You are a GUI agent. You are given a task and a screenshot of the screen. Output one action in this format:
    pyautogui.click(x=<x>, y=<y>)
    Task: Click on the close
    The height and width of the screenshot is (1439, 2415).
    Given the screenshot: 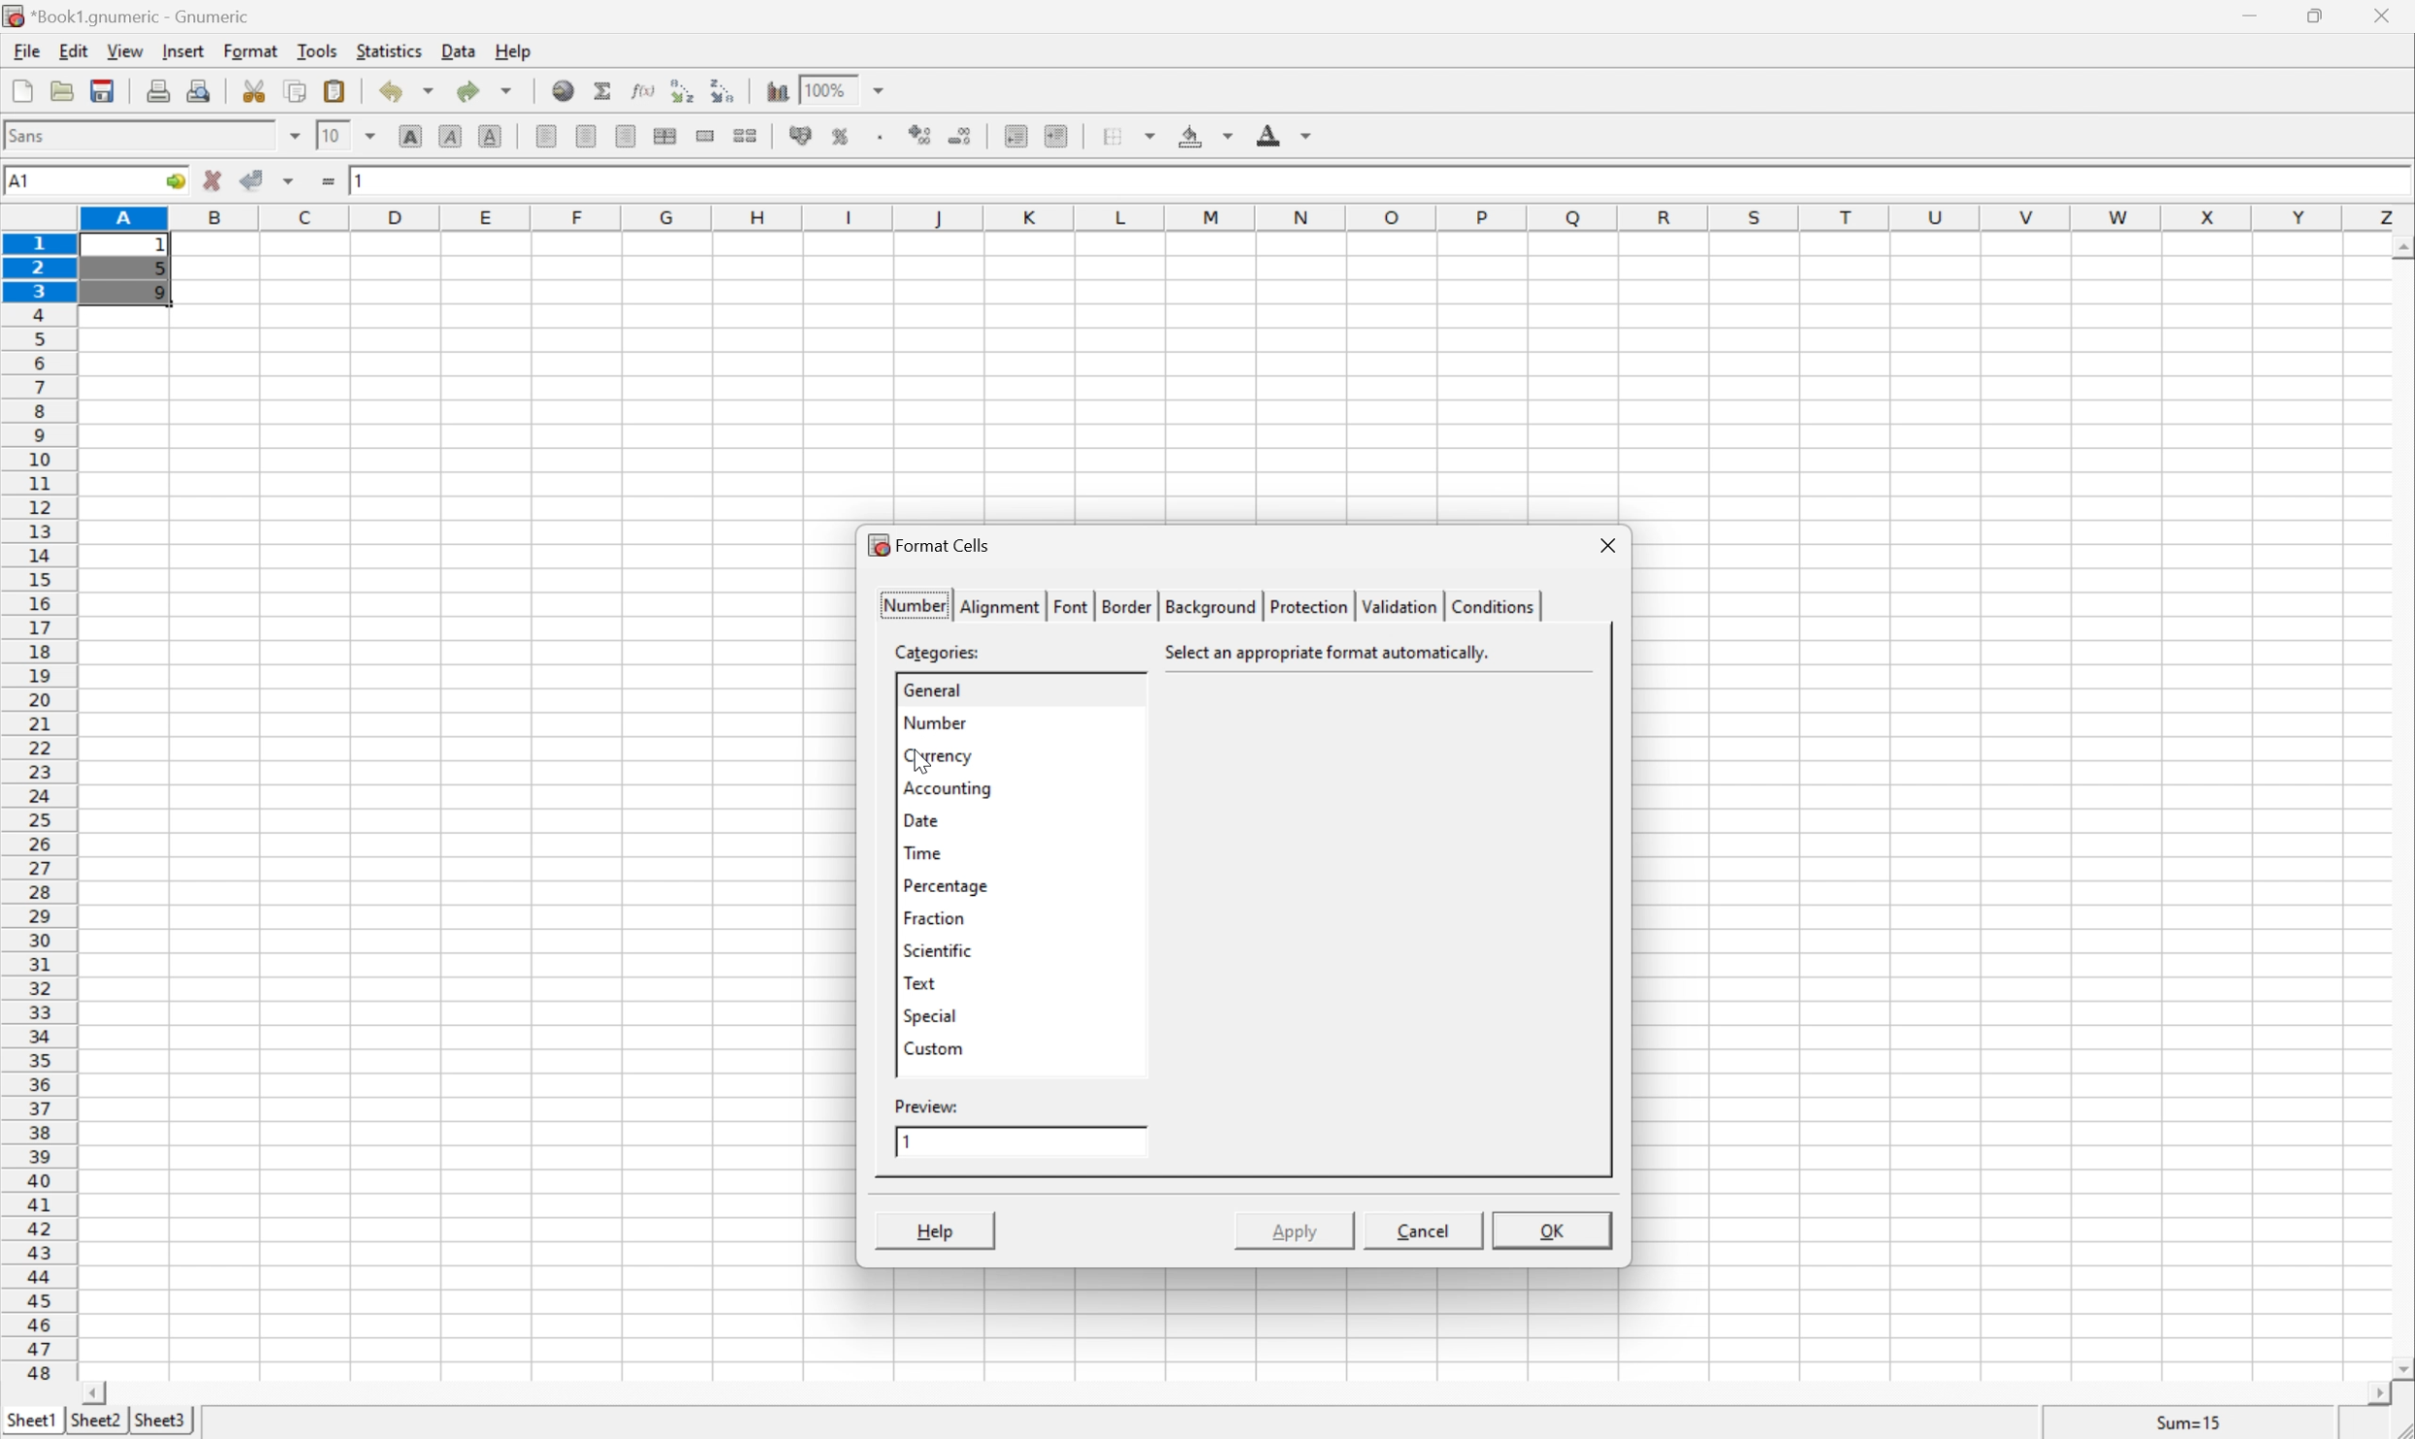 What is the action you would take?
    pyautogui.click(x=2393, y=16)
    